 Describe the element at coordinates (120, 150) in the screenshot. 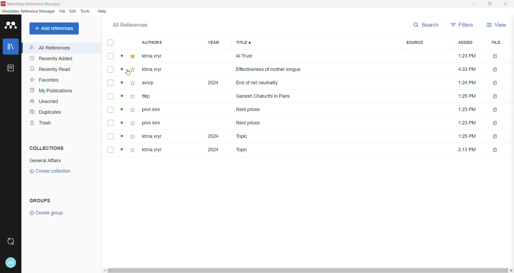

I see `dot ` at that location.